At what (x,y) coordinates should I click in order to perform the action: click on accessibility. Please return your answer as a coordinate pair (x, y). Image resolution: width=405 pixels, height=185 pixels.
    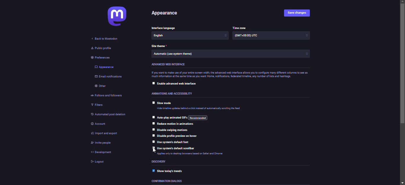
    Looking at the image, I should click on (170, 93).